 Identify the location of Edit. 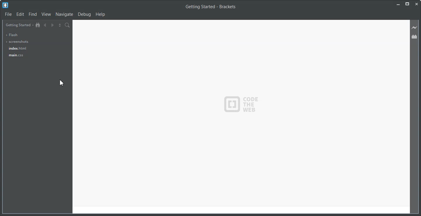
(20, 14).